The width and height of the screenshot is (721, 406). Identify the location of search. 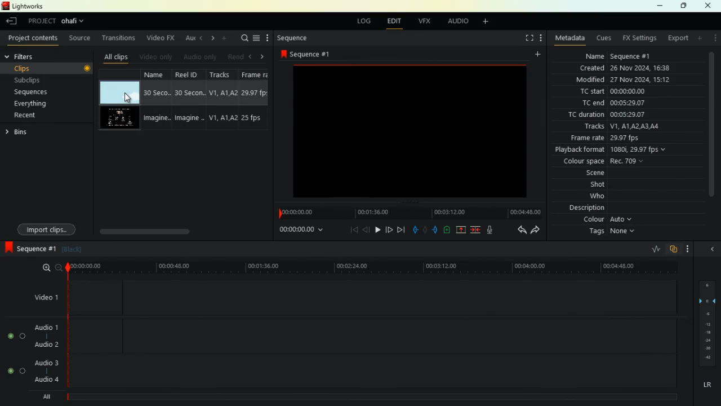
(243, 38).